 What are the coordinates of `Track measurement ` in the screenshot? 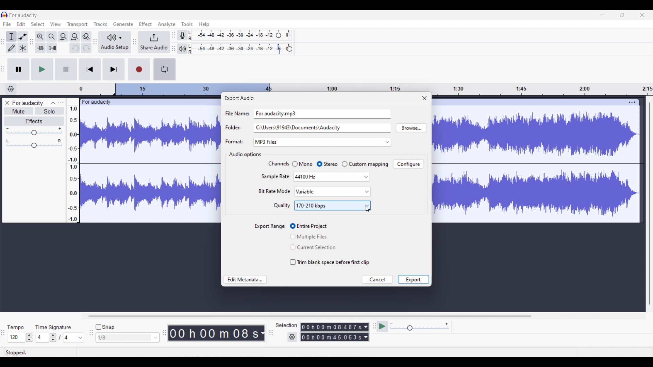 It's located at (262, 333).